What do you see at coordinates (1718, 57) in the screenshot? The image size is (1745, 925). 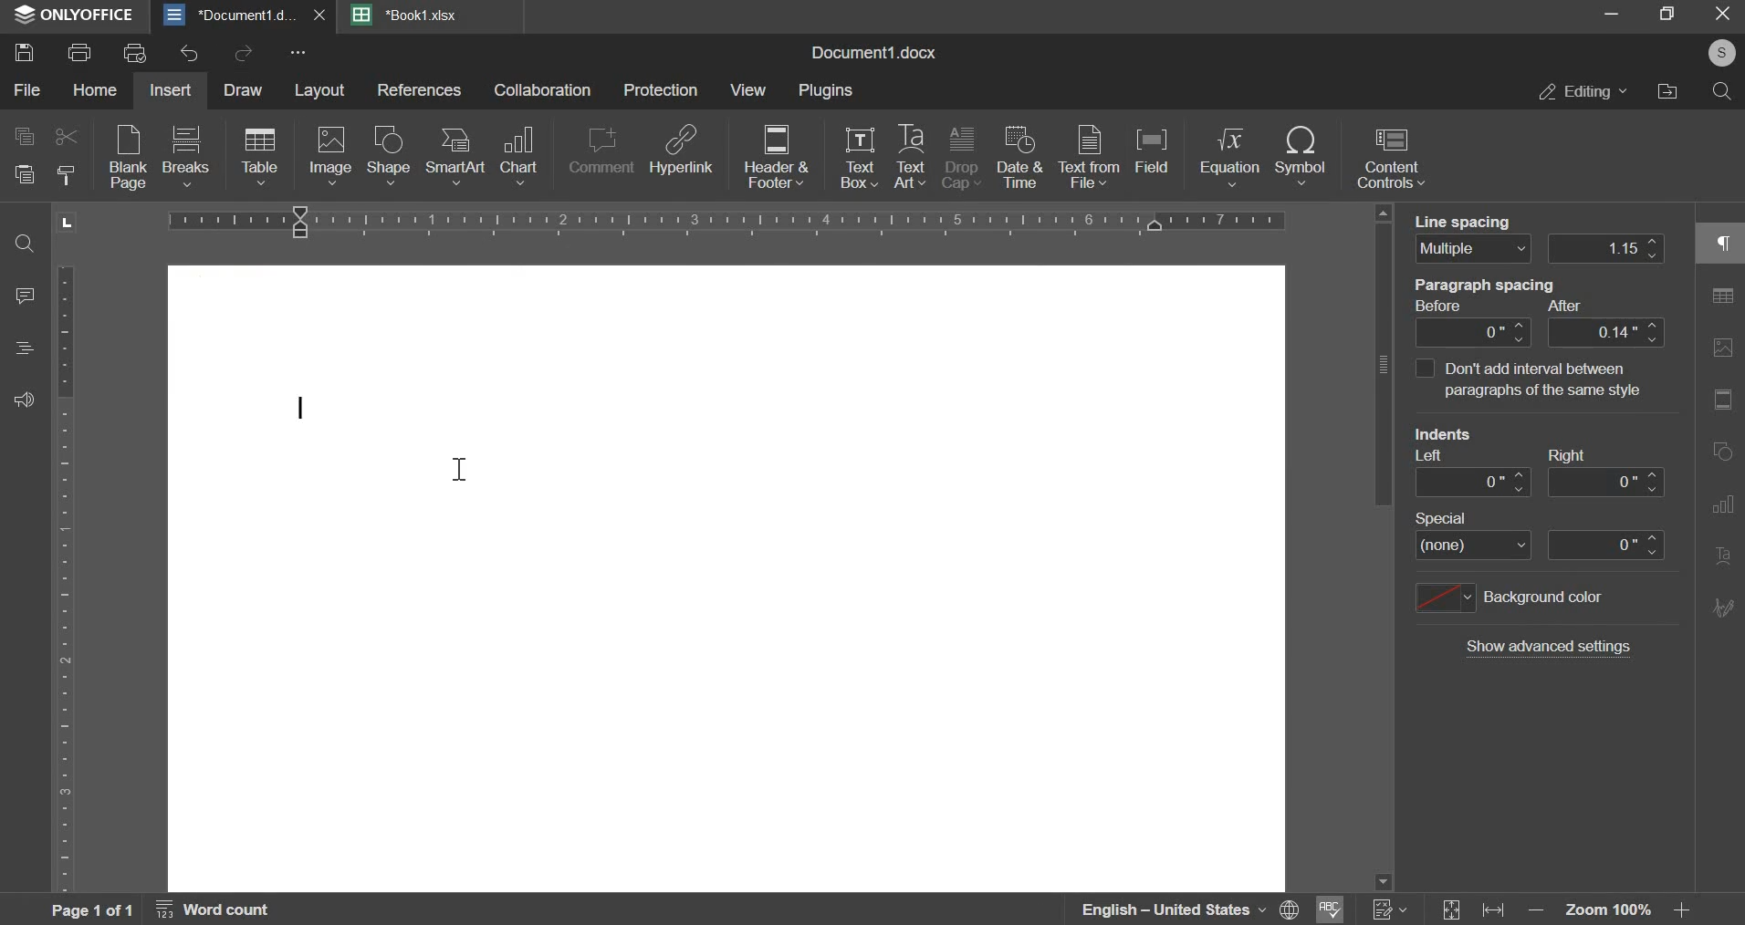 I see `account` at bounding box center [1718, 57].